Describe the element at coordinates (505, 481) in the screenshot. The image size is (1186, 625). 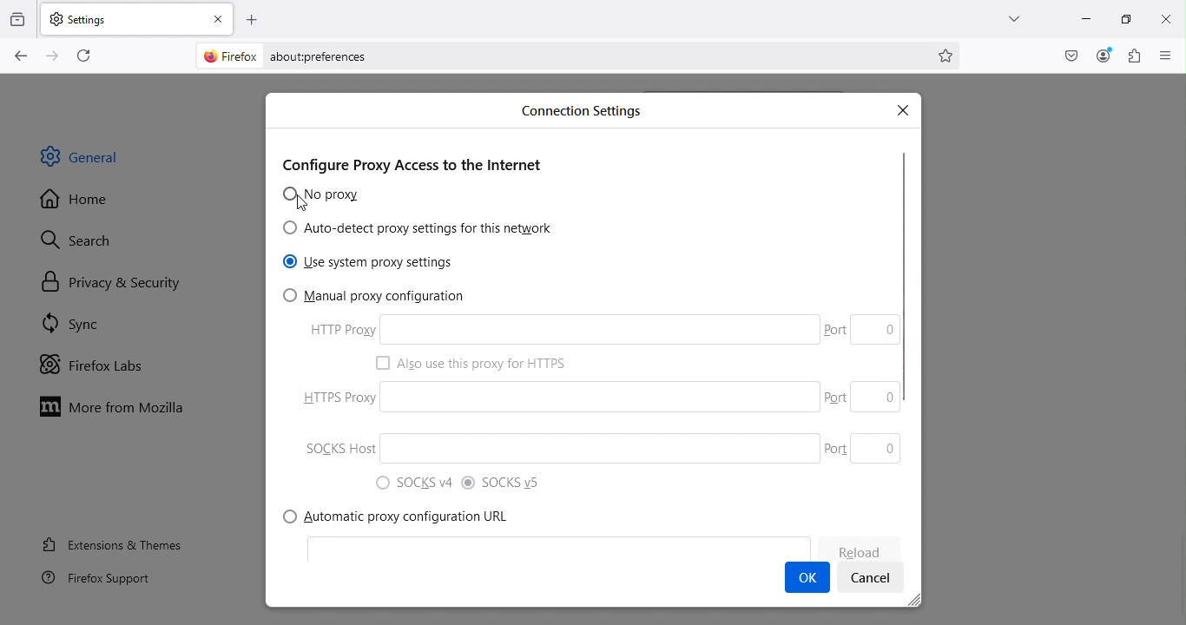
I see `SOCKS v5` at that location.